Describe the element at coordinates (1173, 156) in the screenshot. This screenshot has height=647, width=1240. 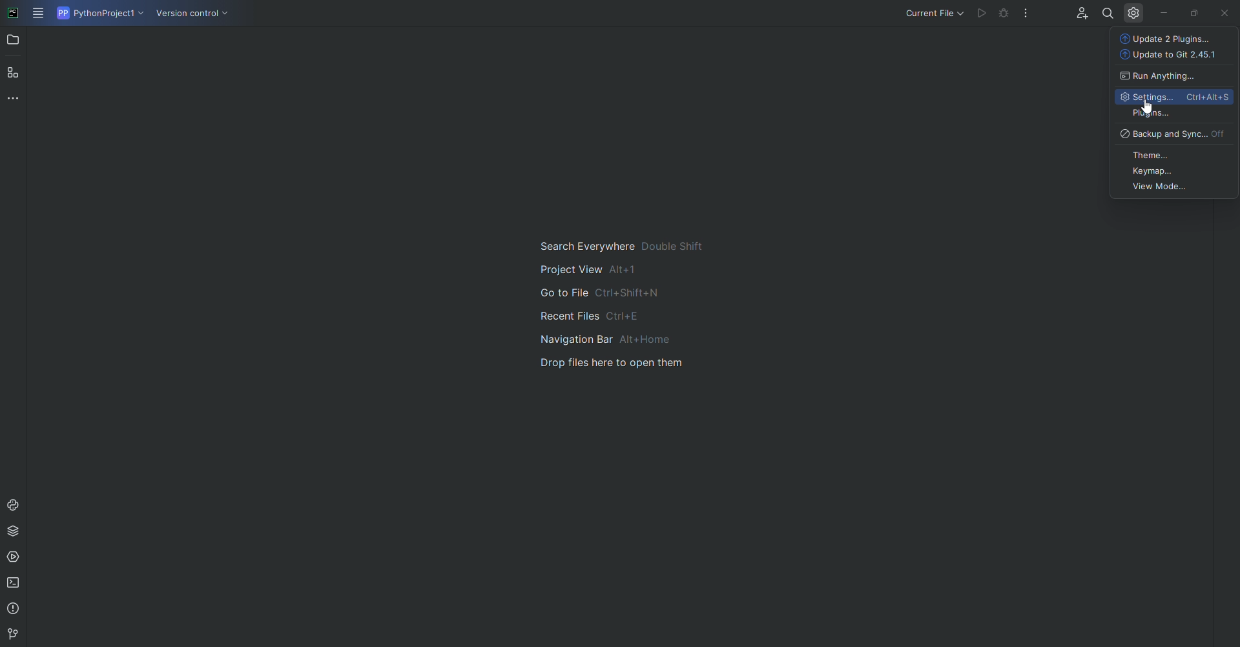
I see `Theme` at that location.